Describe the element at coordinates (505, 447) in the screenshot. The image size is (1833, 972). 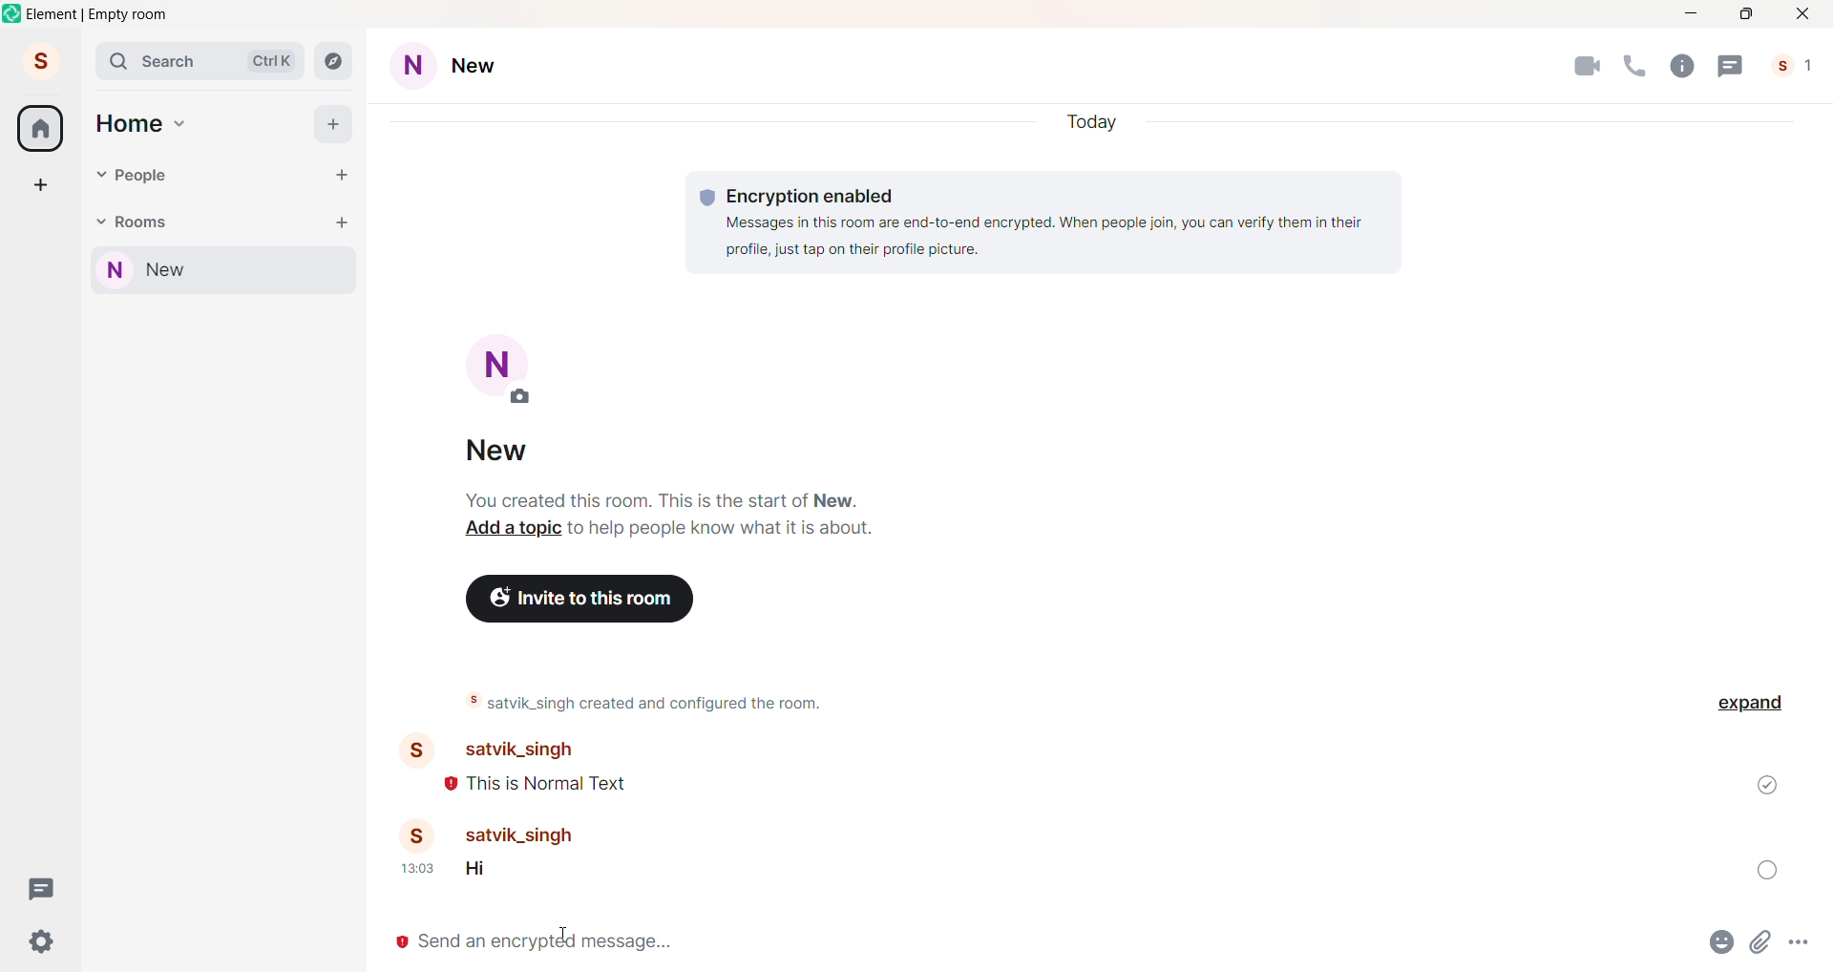
I see `new` at that location.